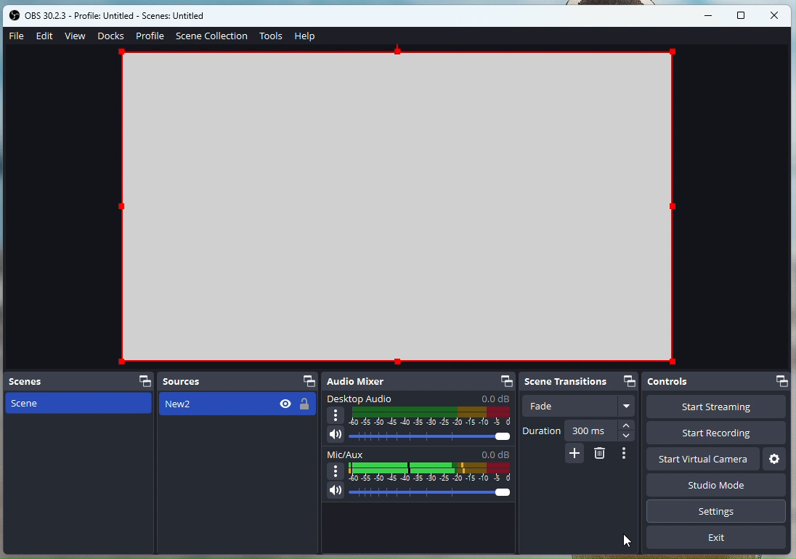 This screenshot has height=559, width=796. I want to click on Tools, so click(273, 36).